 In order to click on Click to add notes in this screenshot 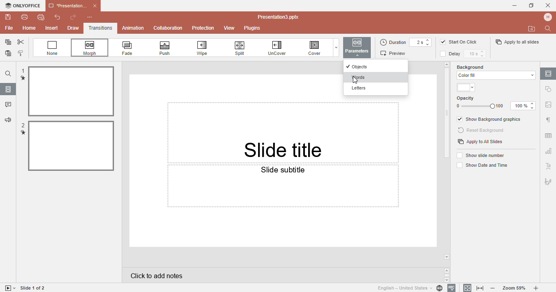, I will do `click(282, 275)`.